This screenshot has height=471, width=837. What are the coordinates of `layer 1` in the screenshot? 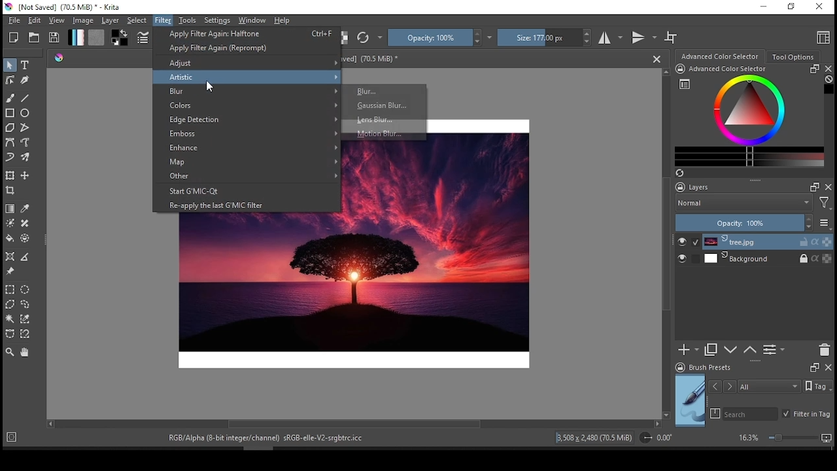 It's located at (766, 241).